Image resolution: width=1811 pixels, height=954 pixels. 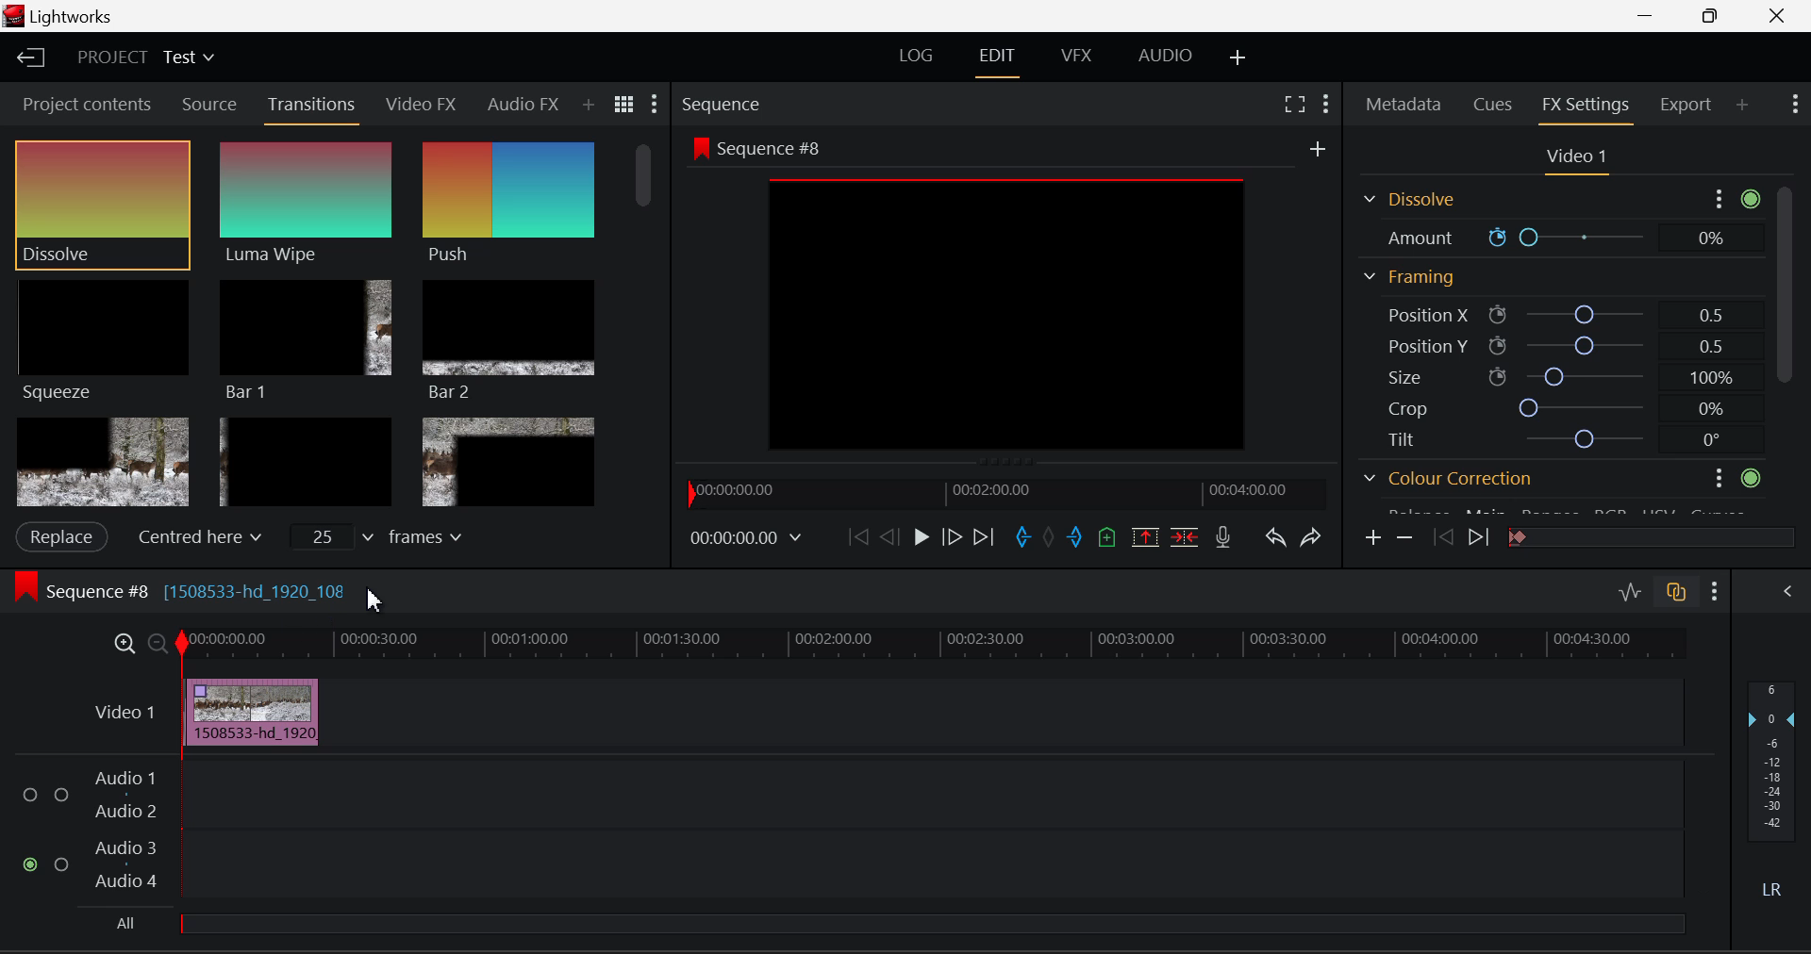 What do you see at coordinates (1776, 17) in the screenshot?
I see `Close` at bounding box center [1776, 17].